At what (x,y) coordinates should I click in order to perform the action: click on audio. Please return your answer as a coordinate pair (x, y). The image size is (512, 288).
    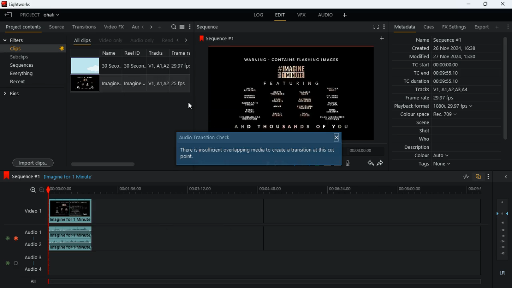
    Looking at the image, I should click on (324, 16).